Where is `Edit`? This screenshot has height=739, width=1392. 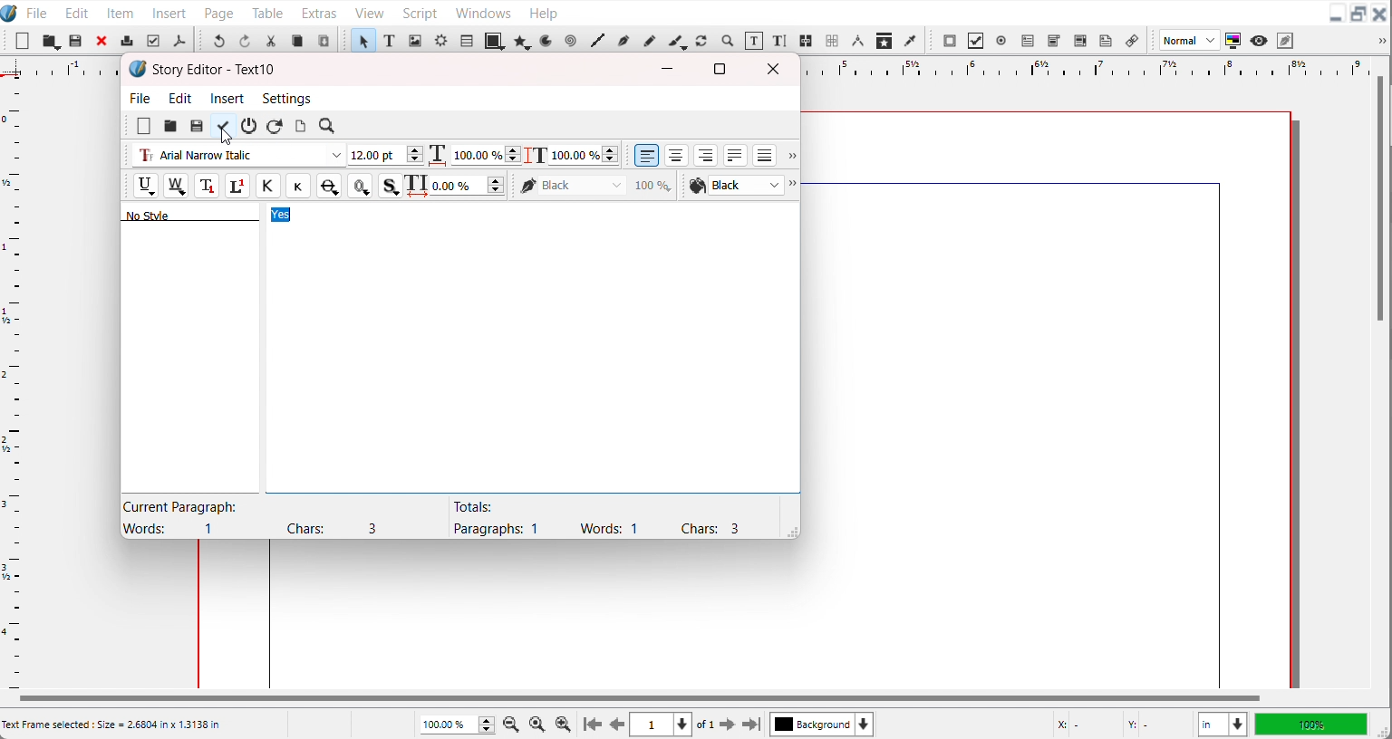
Edit is located at coordinates (74, 12).